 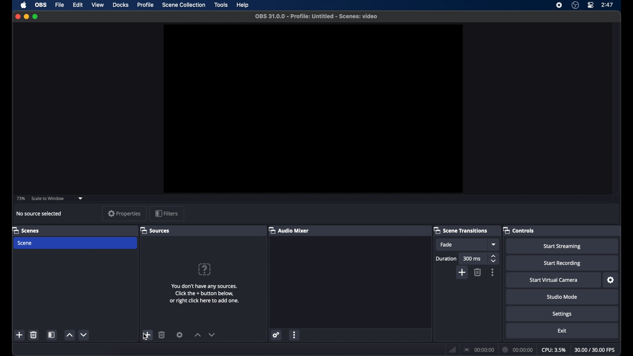 I want to click on increment button, so click(x=69, y=335).